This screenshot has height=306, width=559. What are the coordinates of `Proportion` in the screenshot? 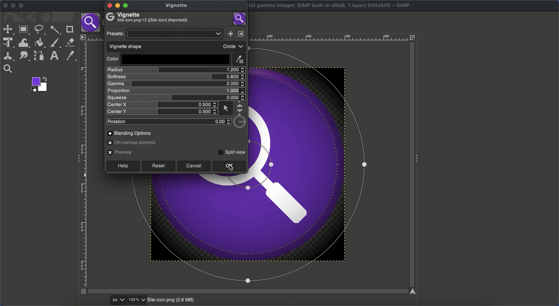 It's located at (175, 91).